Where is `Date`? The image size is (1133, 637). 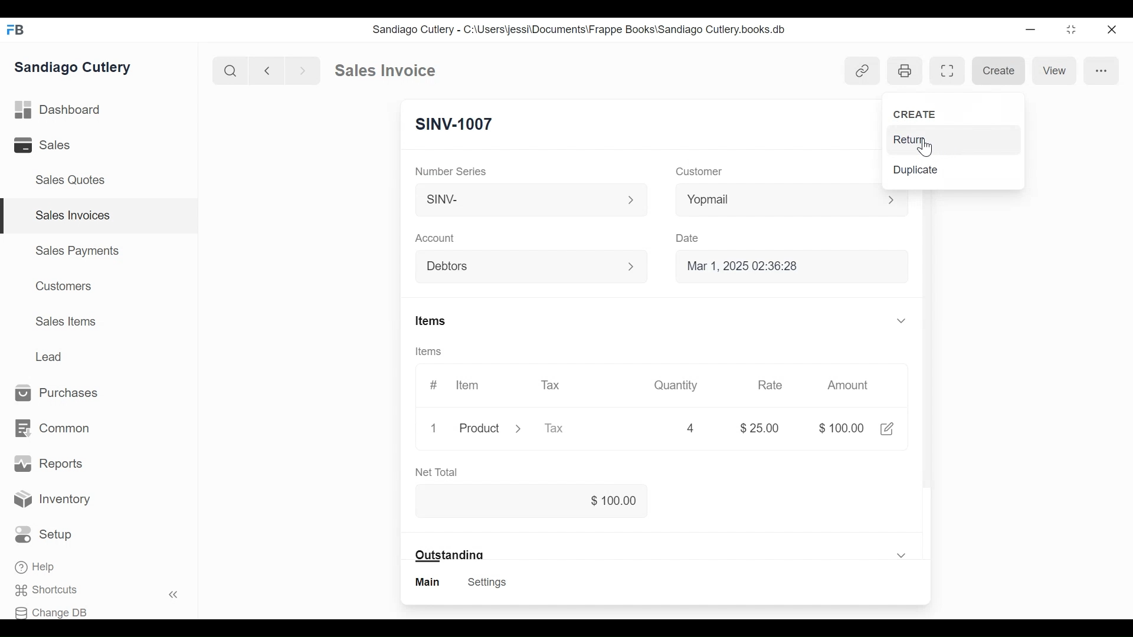 Date is located at coordinates (687, 238).